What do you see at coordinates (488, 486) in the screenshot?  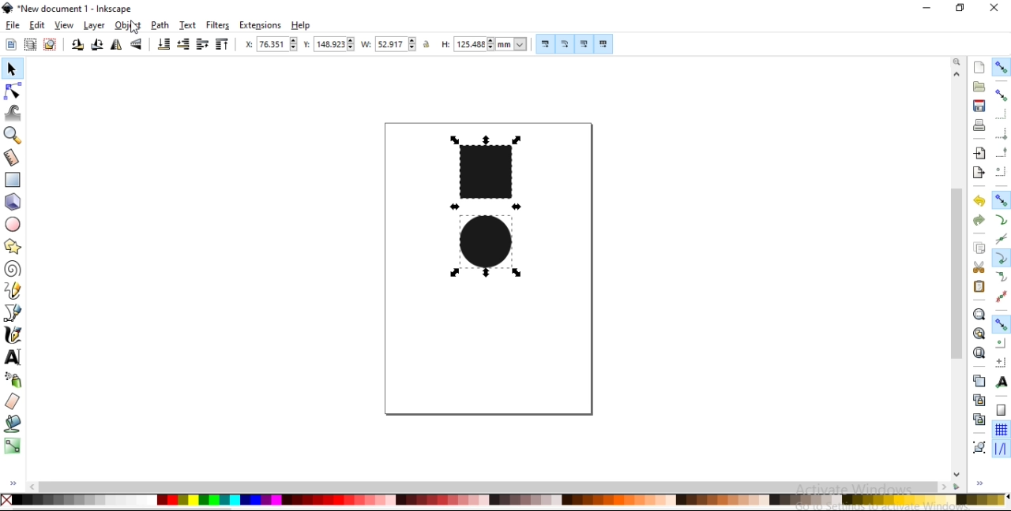 I see `scrollbar` at bounding box center [488, 486].